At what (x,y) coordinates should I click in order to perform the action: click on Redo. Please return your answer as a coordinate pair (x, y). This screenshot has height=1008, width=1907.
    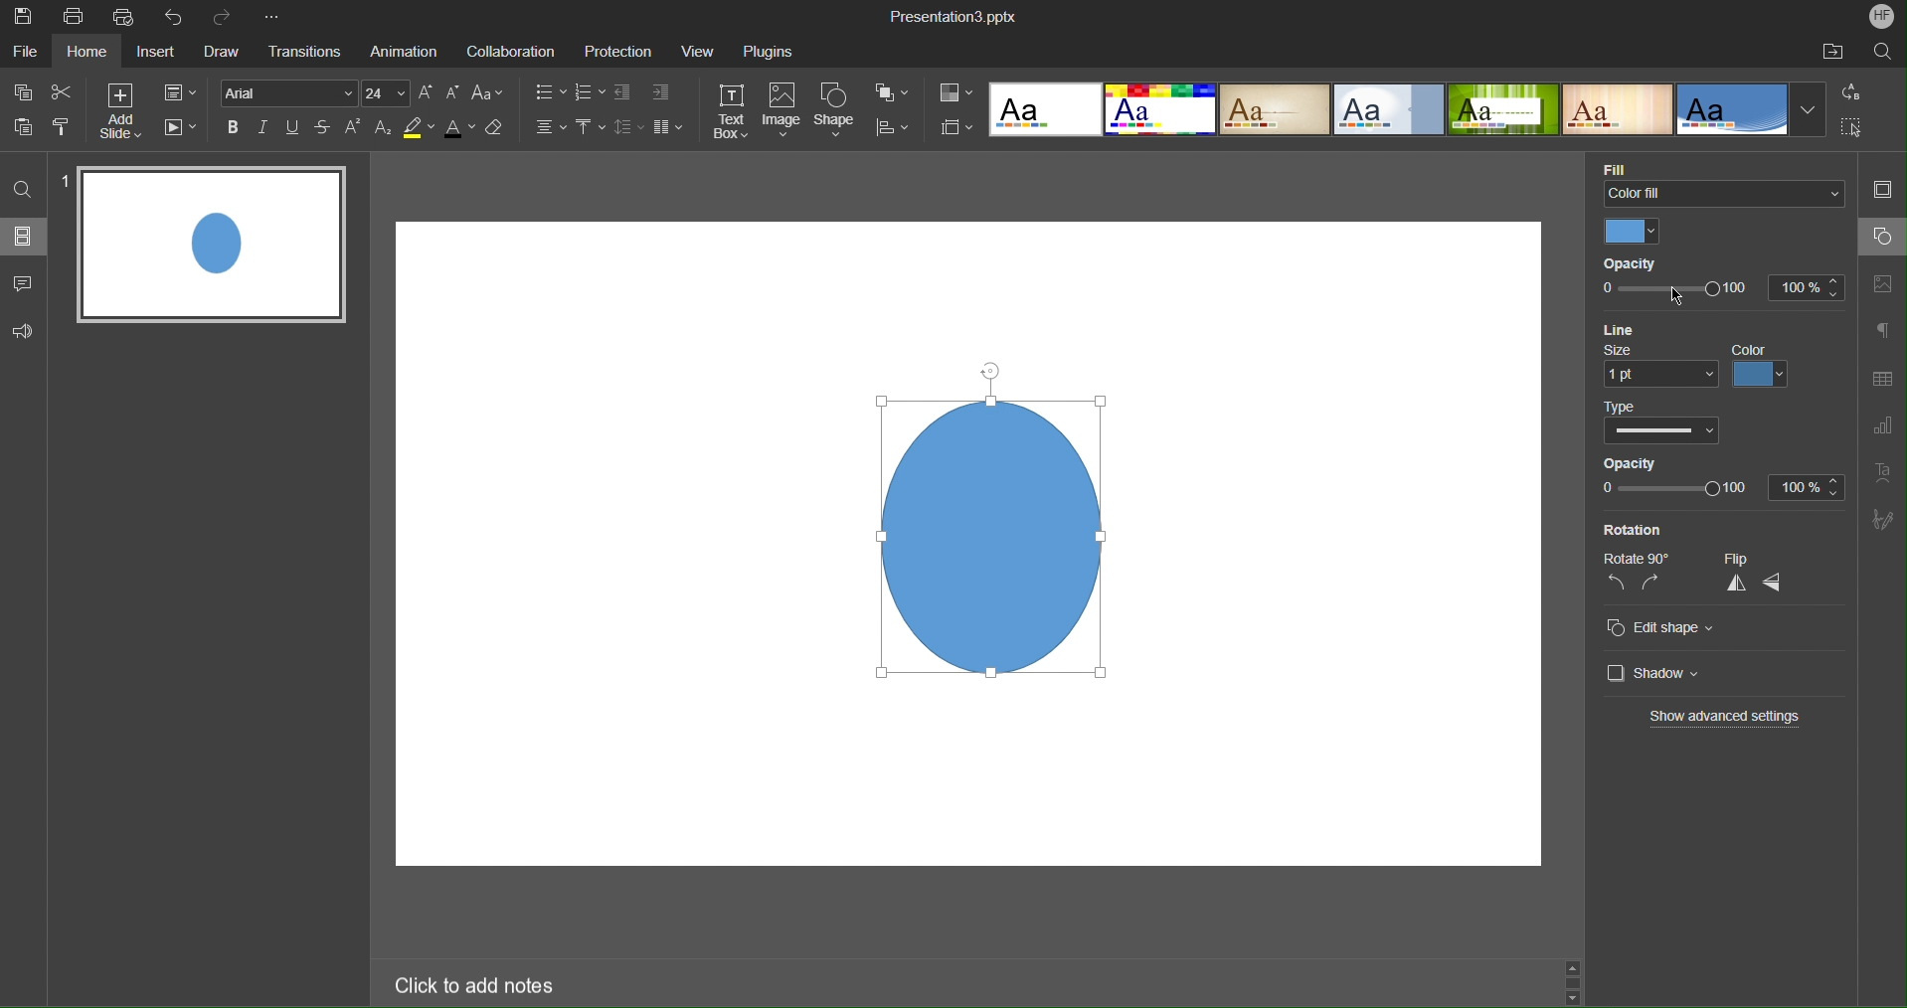
    Looking at the image, I should click on (226, 14).